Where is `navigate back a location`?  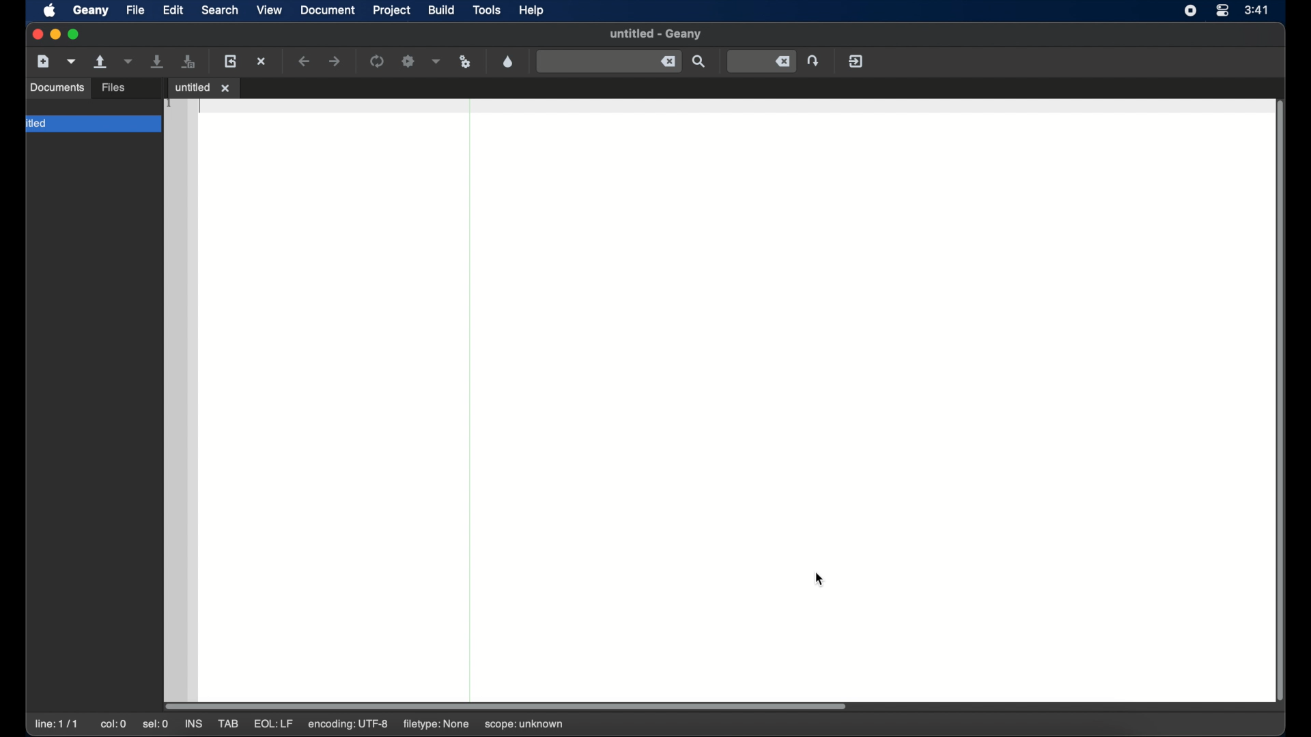
navigate back a location is located at coordinates (305, 61).